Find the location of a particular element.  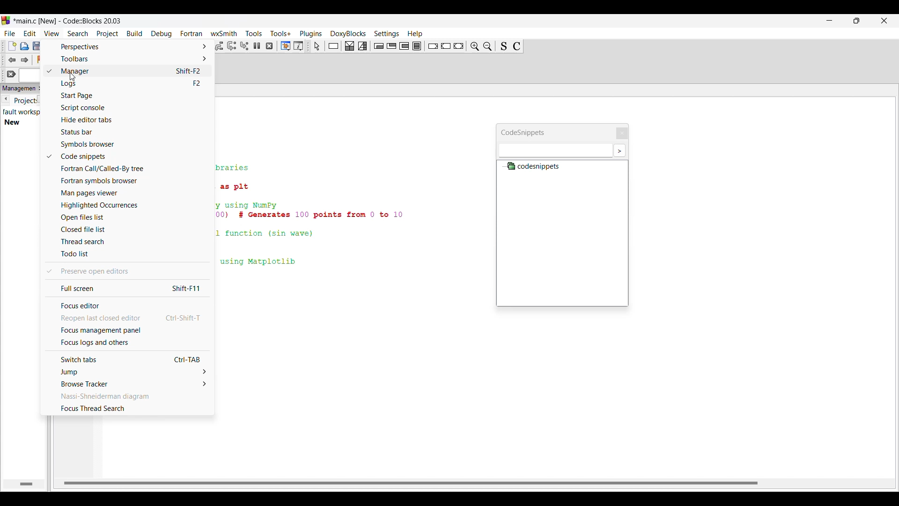

Software logo is located at coordinates (6, 20).